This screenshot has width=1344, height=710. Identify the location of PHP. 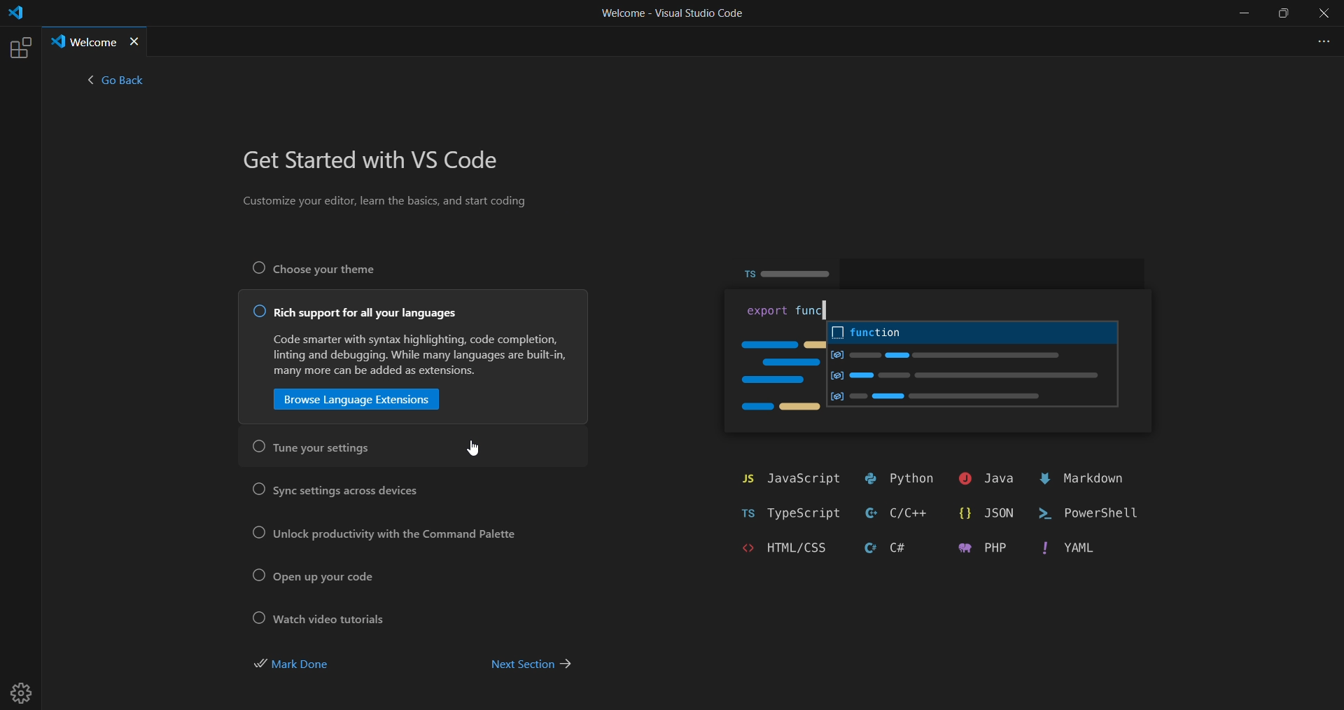
(976, 550).